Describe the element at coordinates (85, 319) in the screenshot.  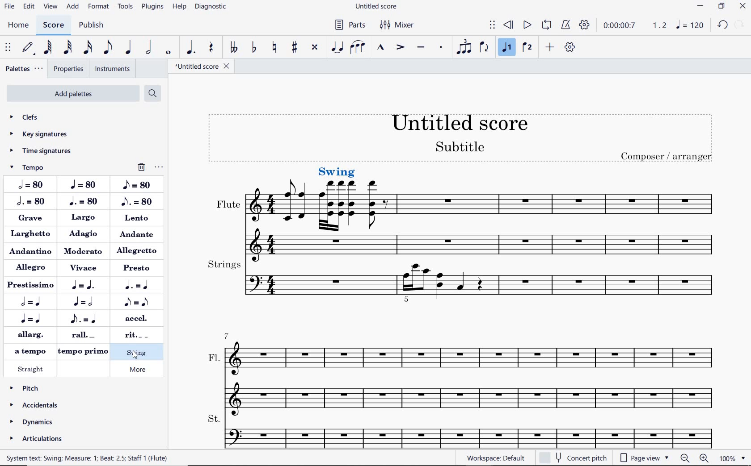
I see `METRIC MODULATION: DOTTED EIGHTH NOTE` at that location.